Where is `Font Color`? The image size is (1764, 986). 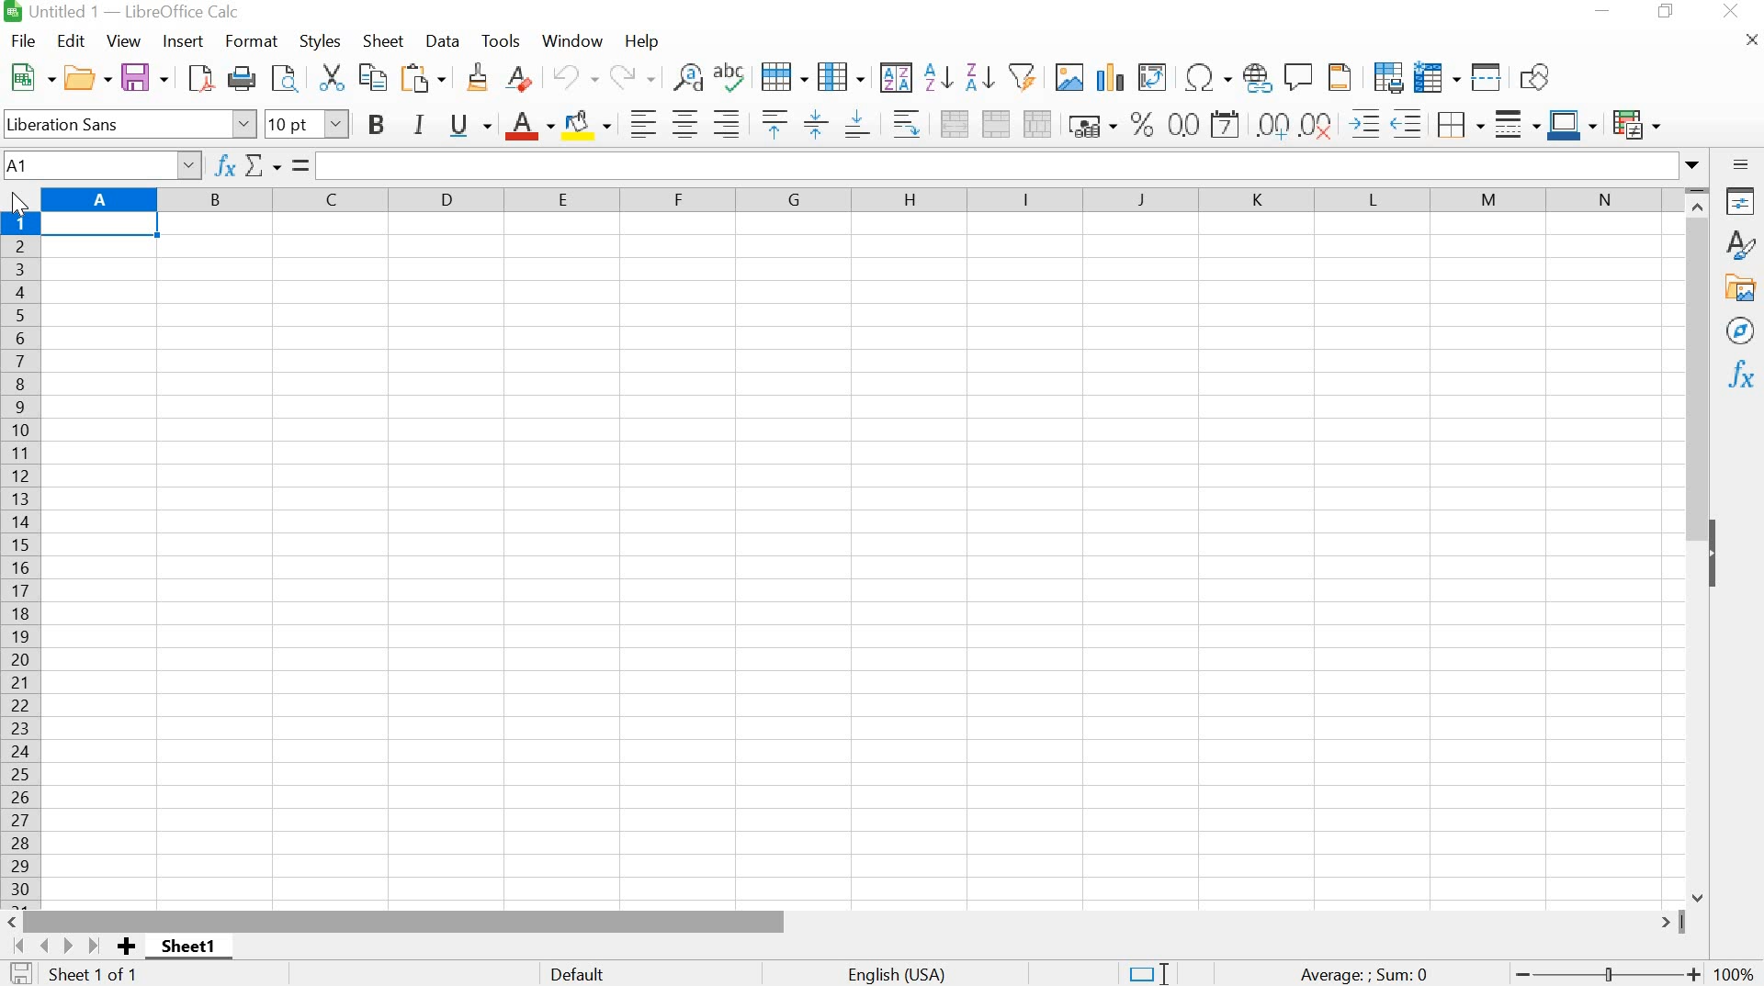 Font Color is located at coordinates (529, 126).